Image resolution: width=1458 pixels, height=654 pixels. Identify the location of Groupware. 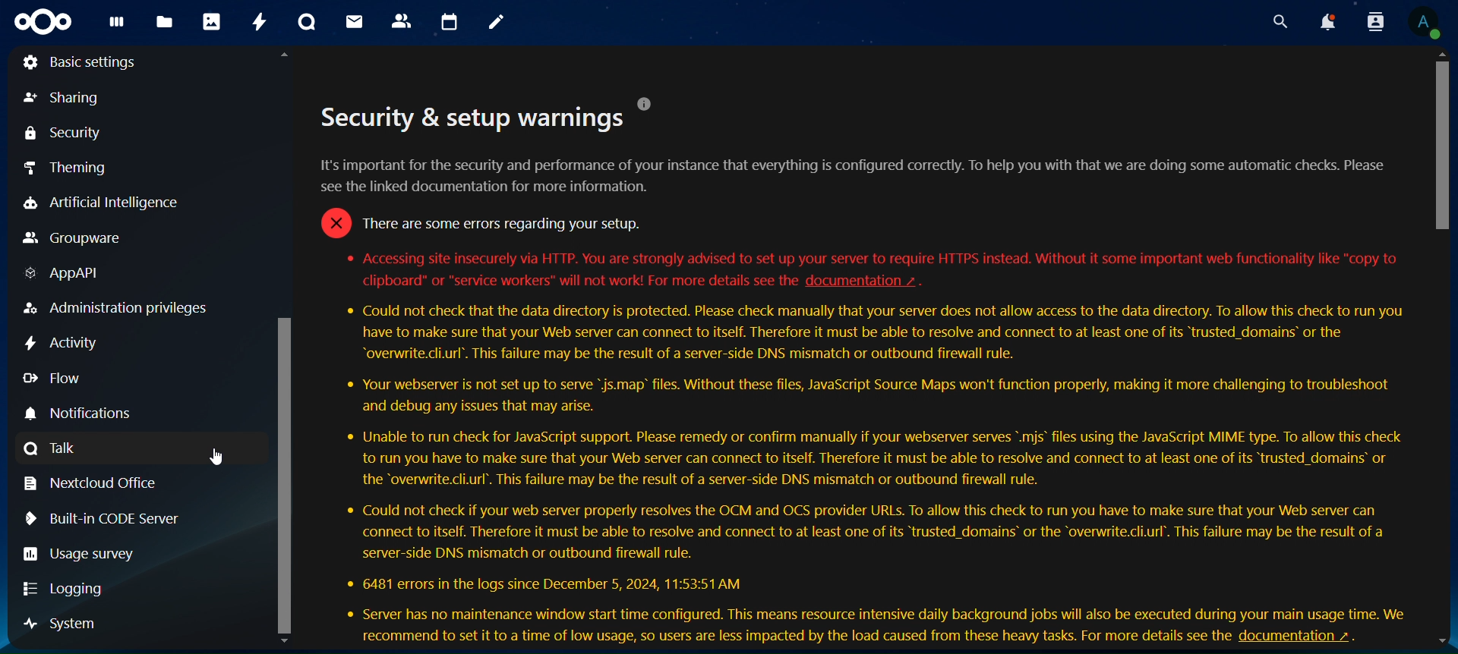
(74, 238).